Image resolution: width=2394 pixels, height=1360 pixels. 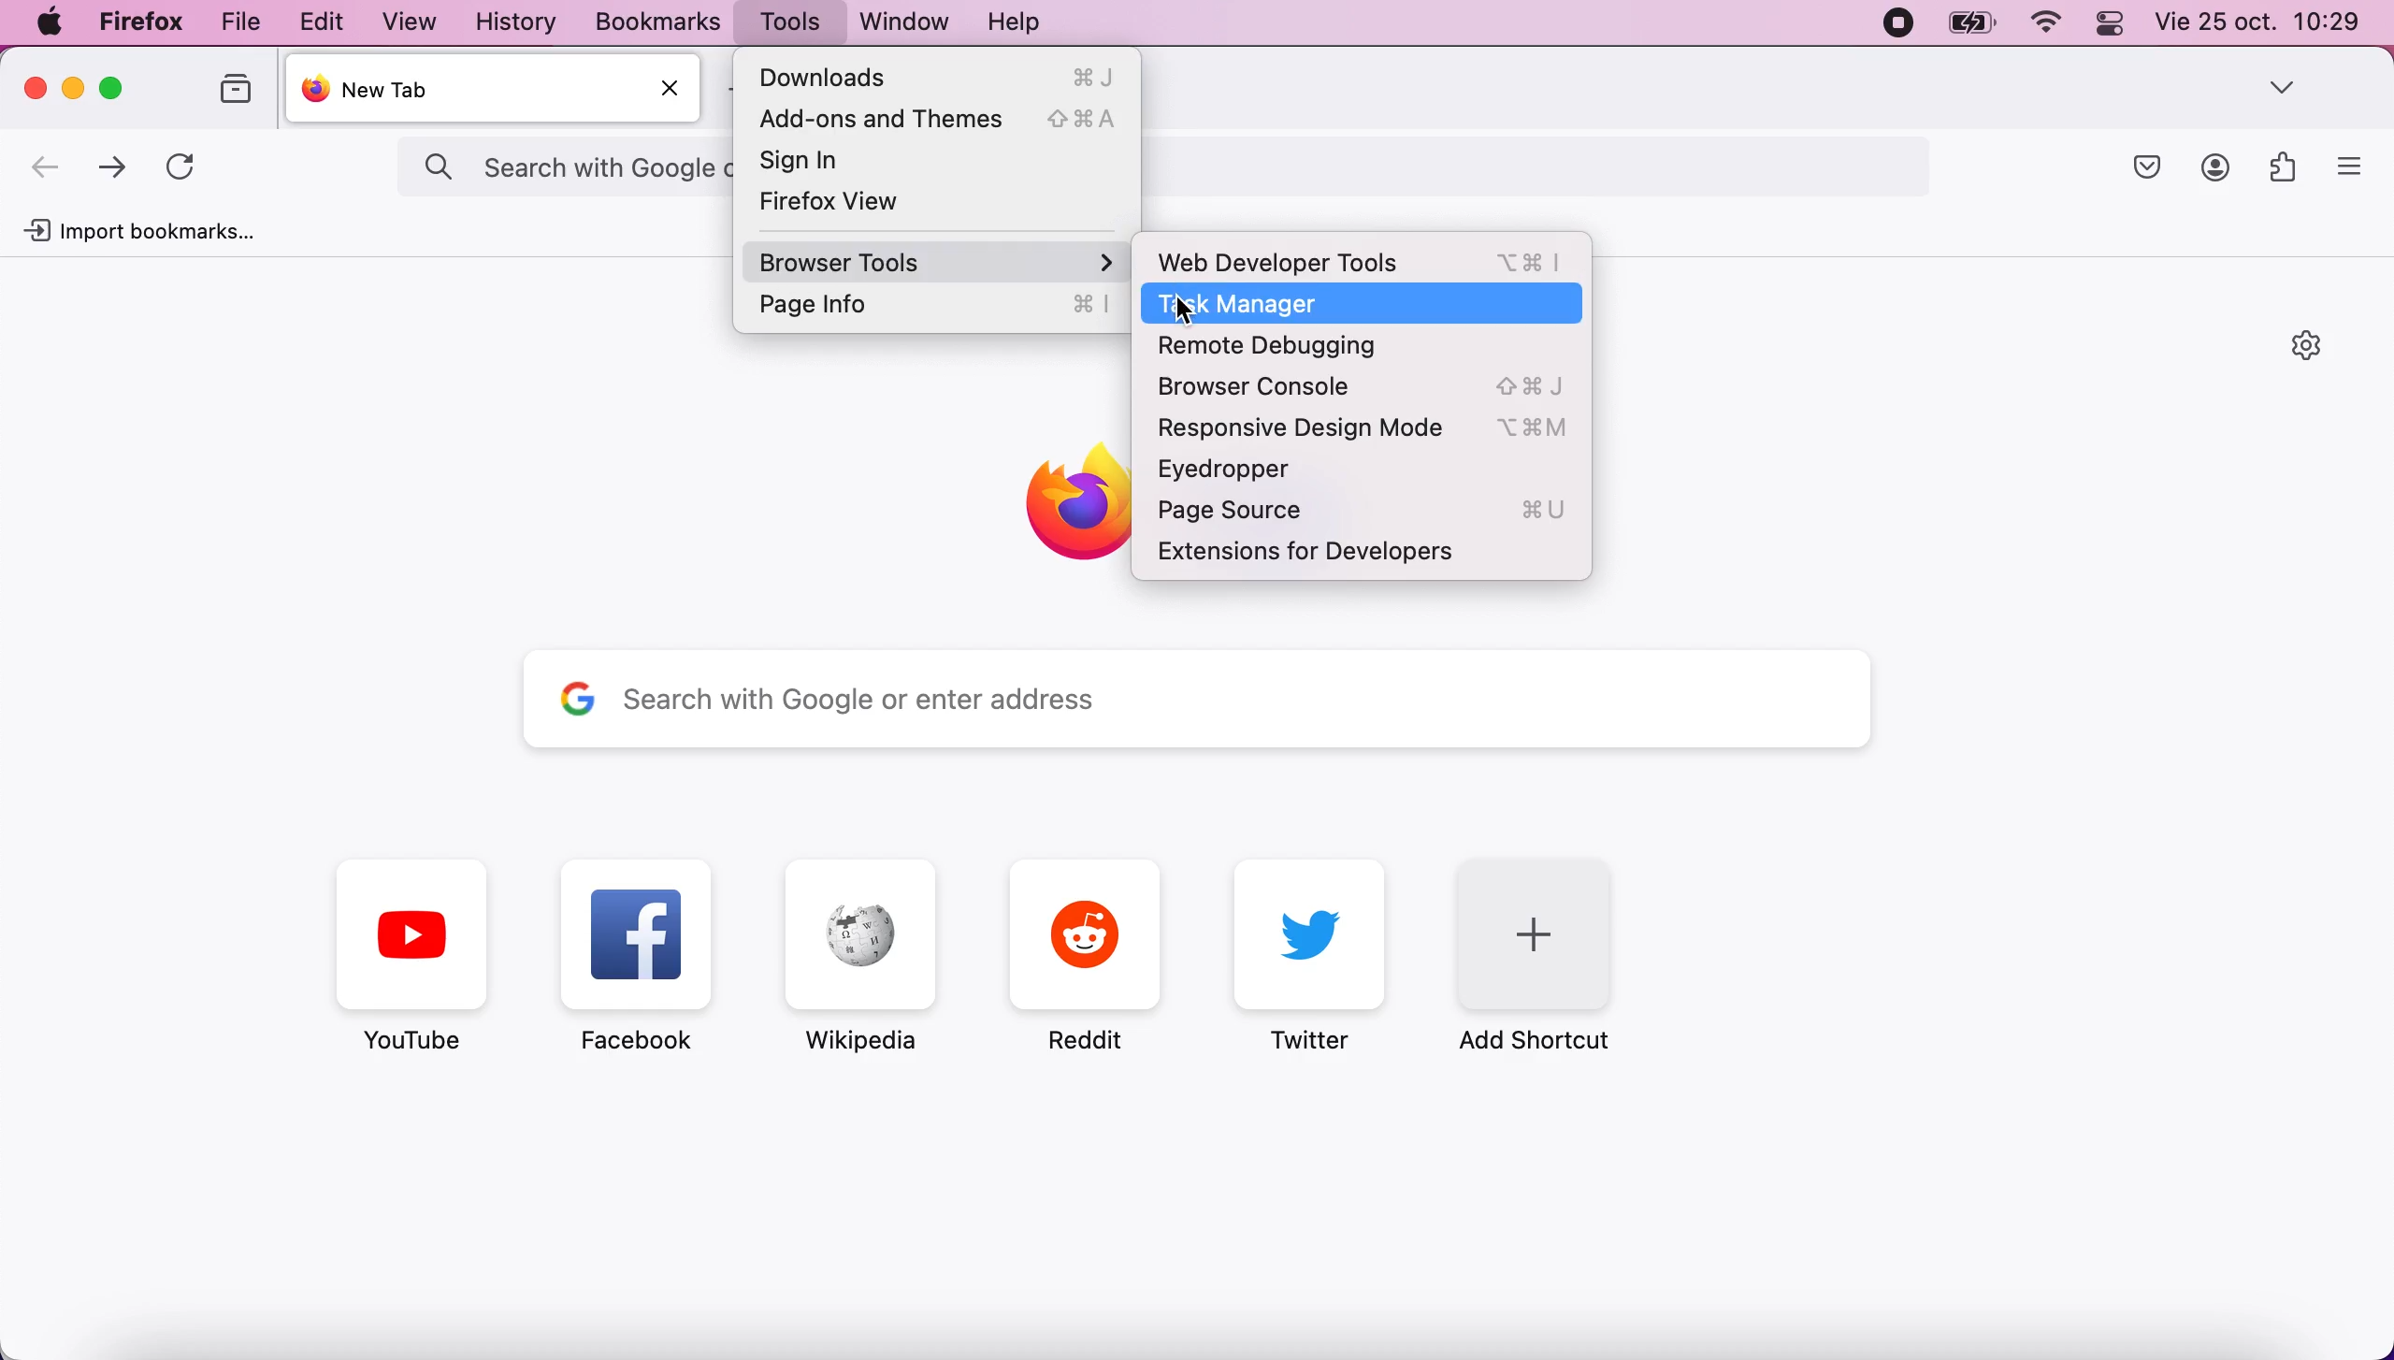 What do you see at coordinates (179, 169) in the screenshot?
I see `Refresh` at bounding box center [179, 169].